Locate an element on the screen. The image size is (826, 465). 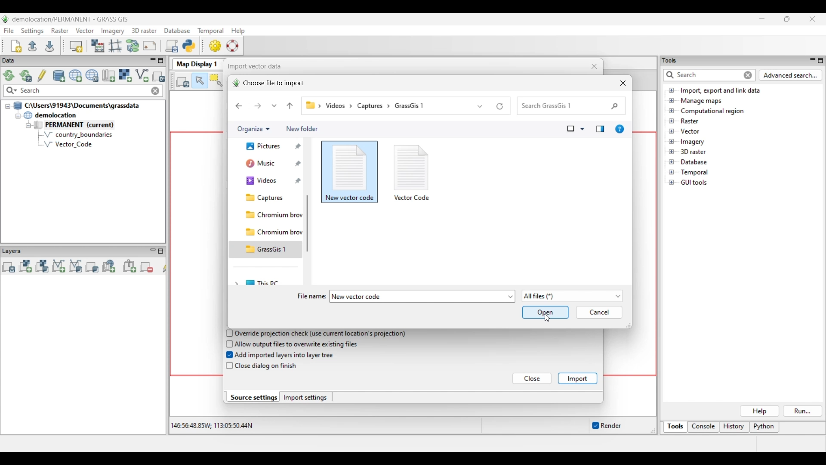
Show the preview pane is located at coordinates (600, 129).